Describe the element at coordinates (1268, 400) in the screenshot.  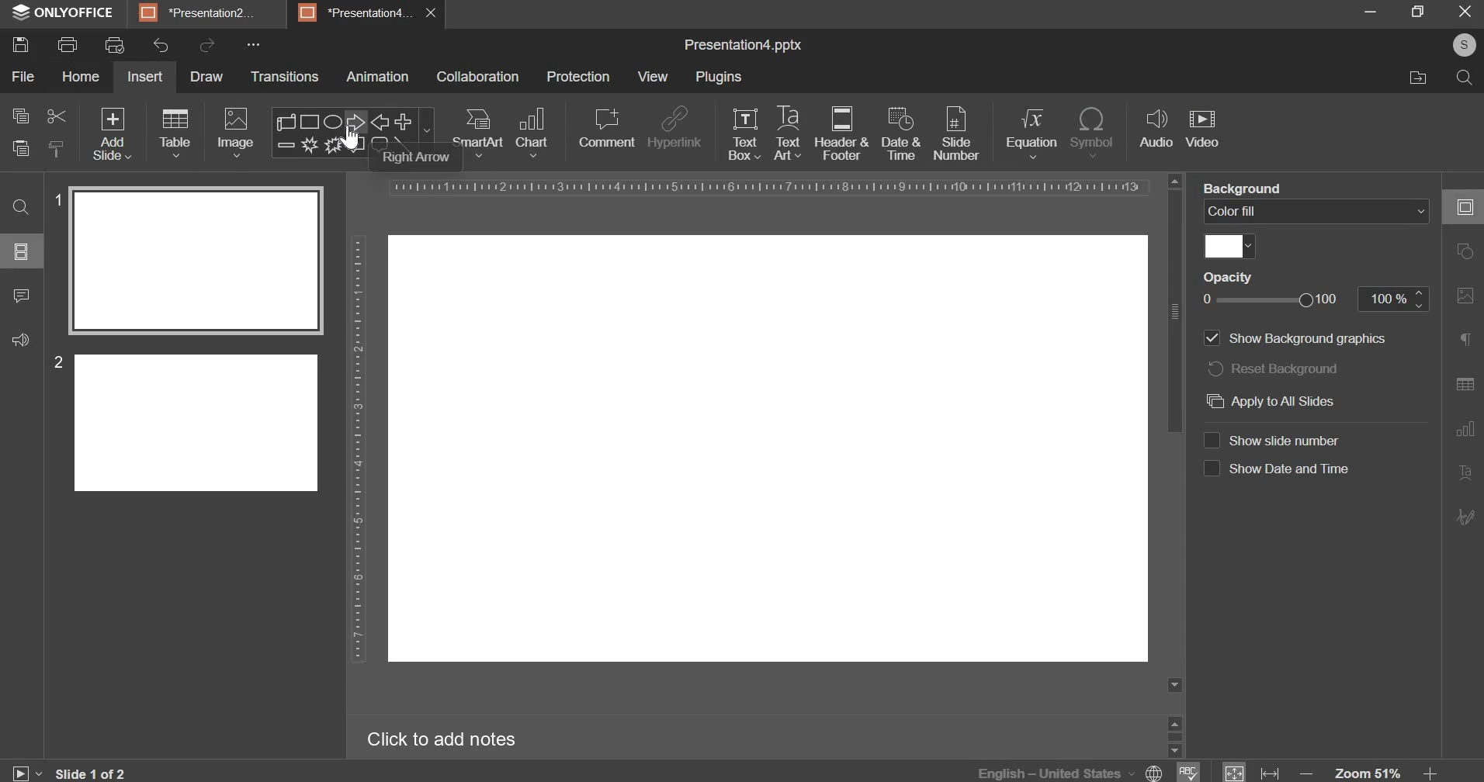
I see `apply to all slides` at that location.